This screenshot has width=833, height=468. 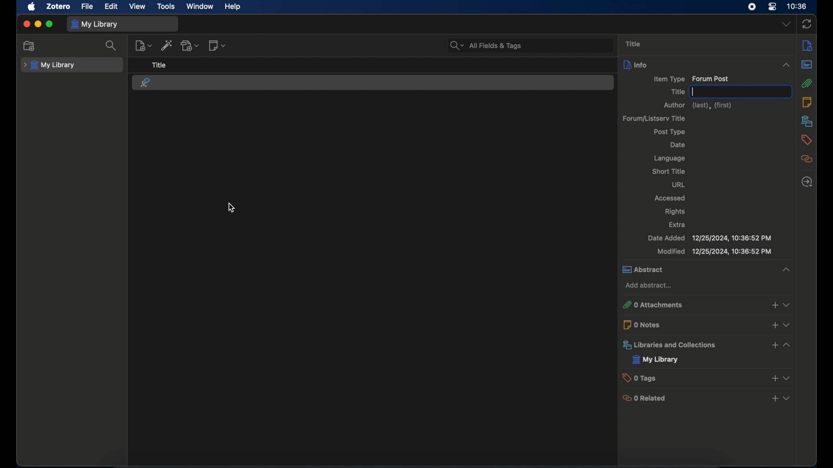 I want to click on new collection, so click(x=29, y=46).